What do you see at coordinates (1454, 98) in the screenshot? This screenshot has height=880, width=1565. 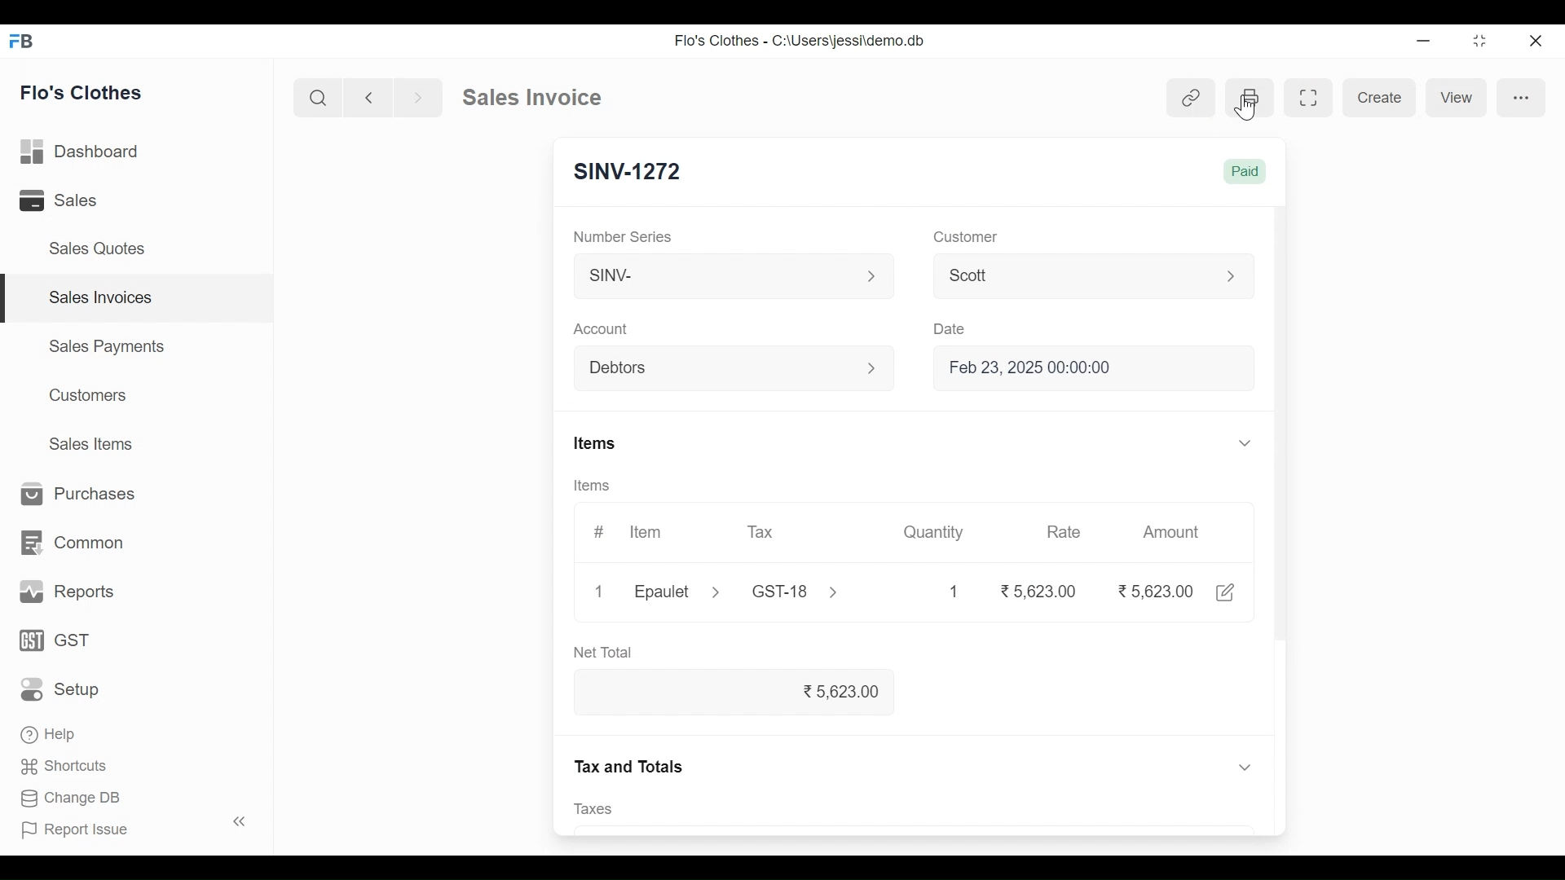 I see `View` at bounding box center [1454, 98].